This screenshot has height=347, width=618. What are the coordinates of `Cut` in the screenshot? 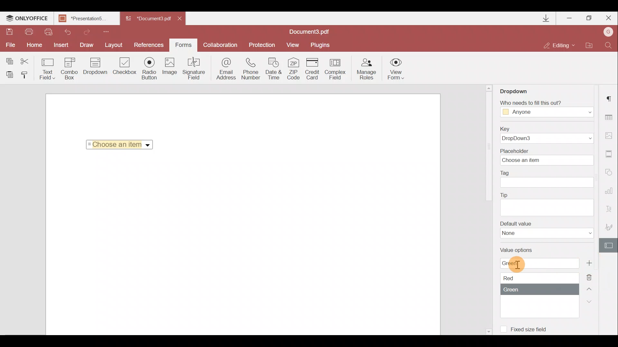 It's located at (25, 59).